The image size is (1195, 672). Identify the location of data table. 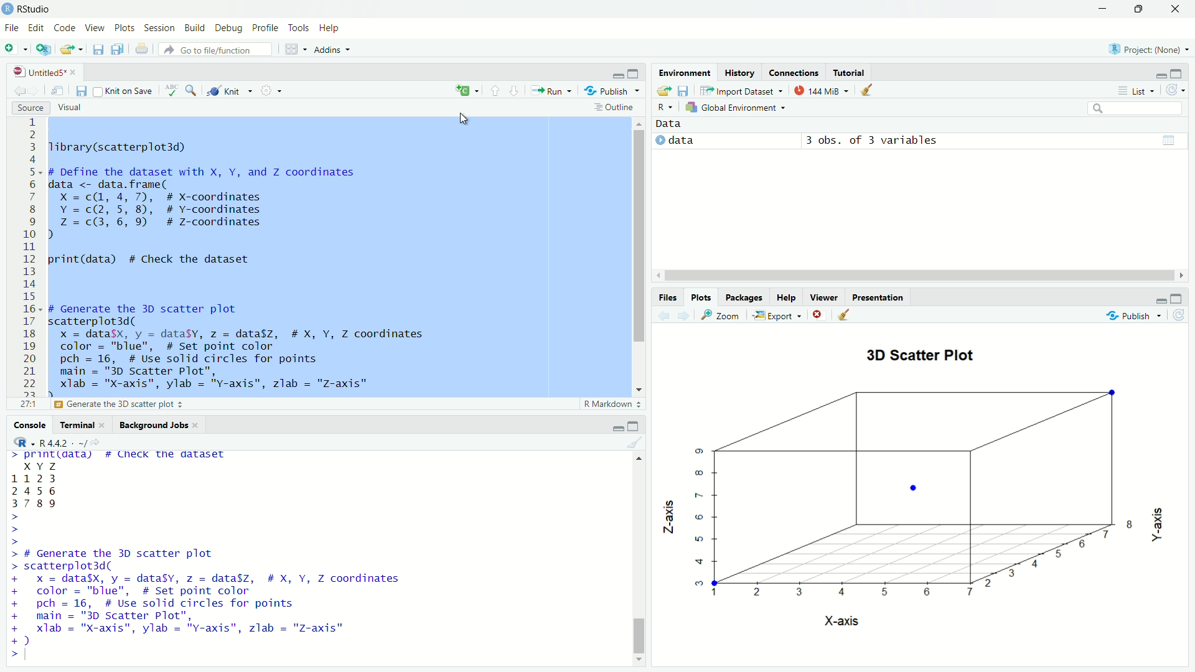
(1173, 138).